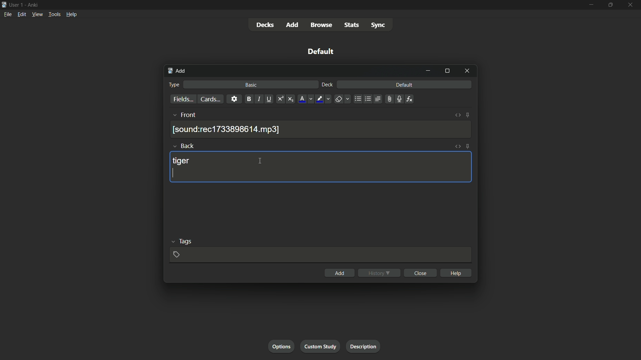  Describe the element at coordinates (21, 14) in the screenshot. I see `edit menu` at that location.